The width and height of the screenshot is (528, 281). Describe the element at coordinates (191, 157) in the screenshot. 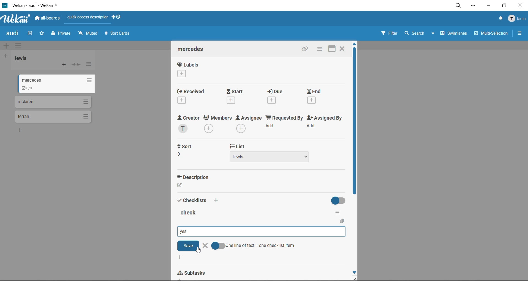

I see `sort` at that location.